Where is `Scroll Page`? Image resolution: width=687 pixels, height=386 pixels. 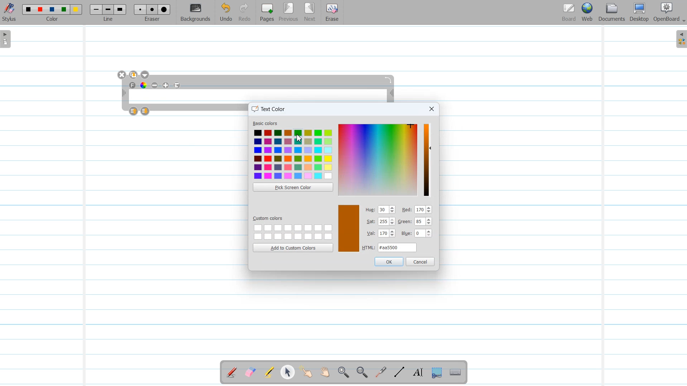
Scroll Page is located at coordinates (325, 373).